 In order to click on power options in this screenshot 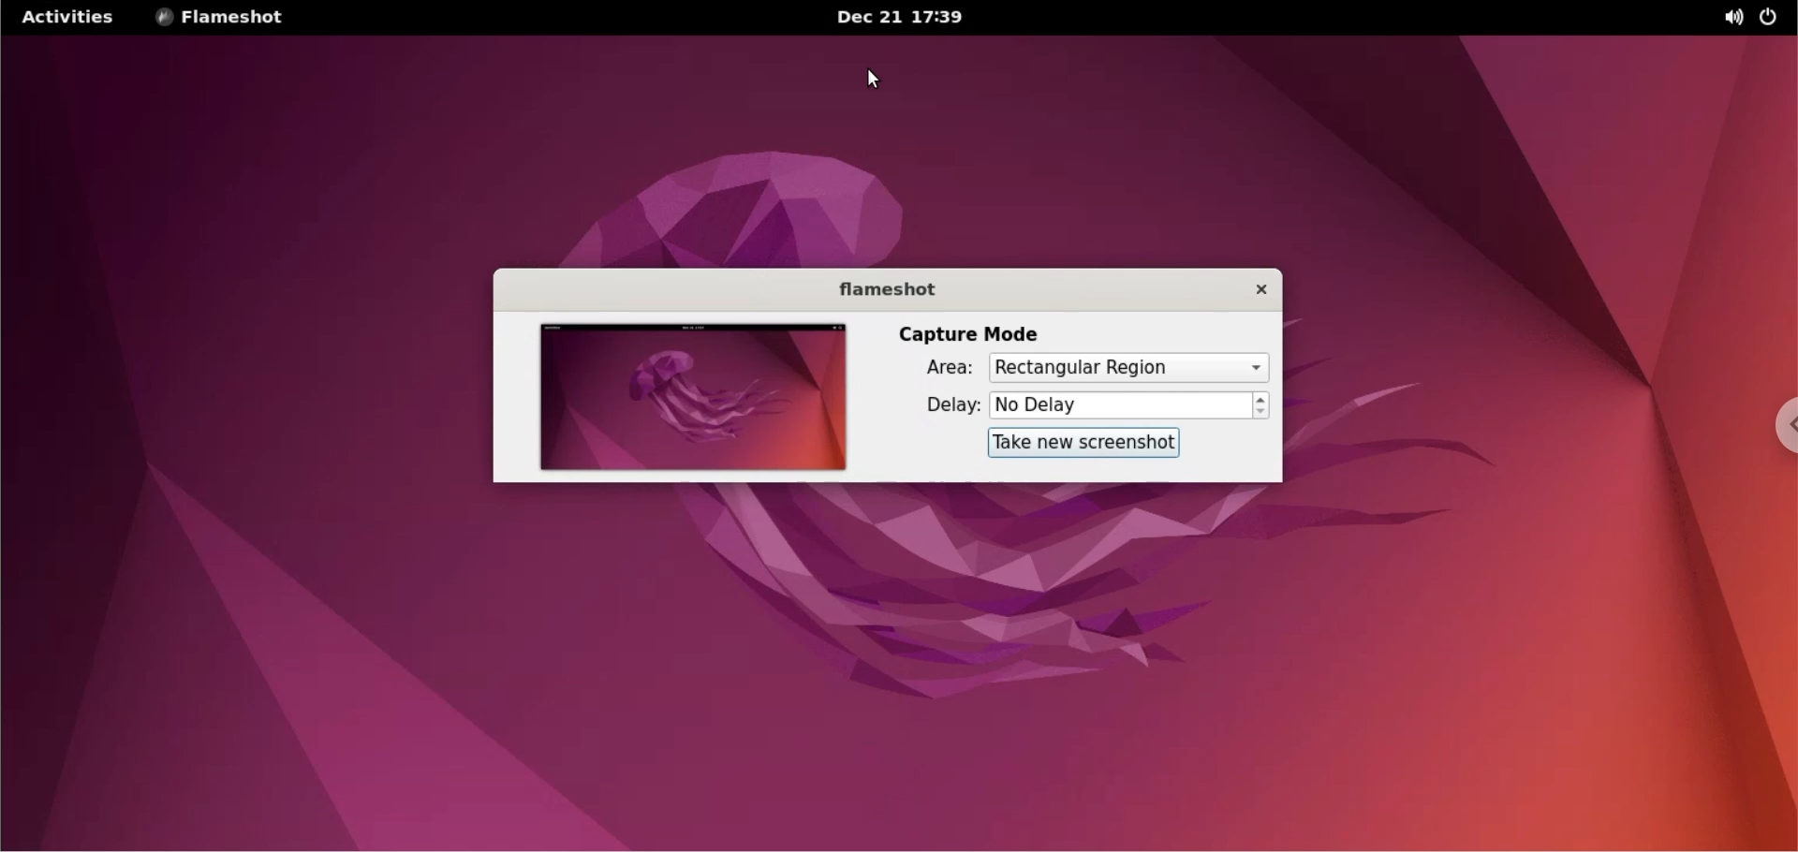, I will do `click(1772, 18)`.